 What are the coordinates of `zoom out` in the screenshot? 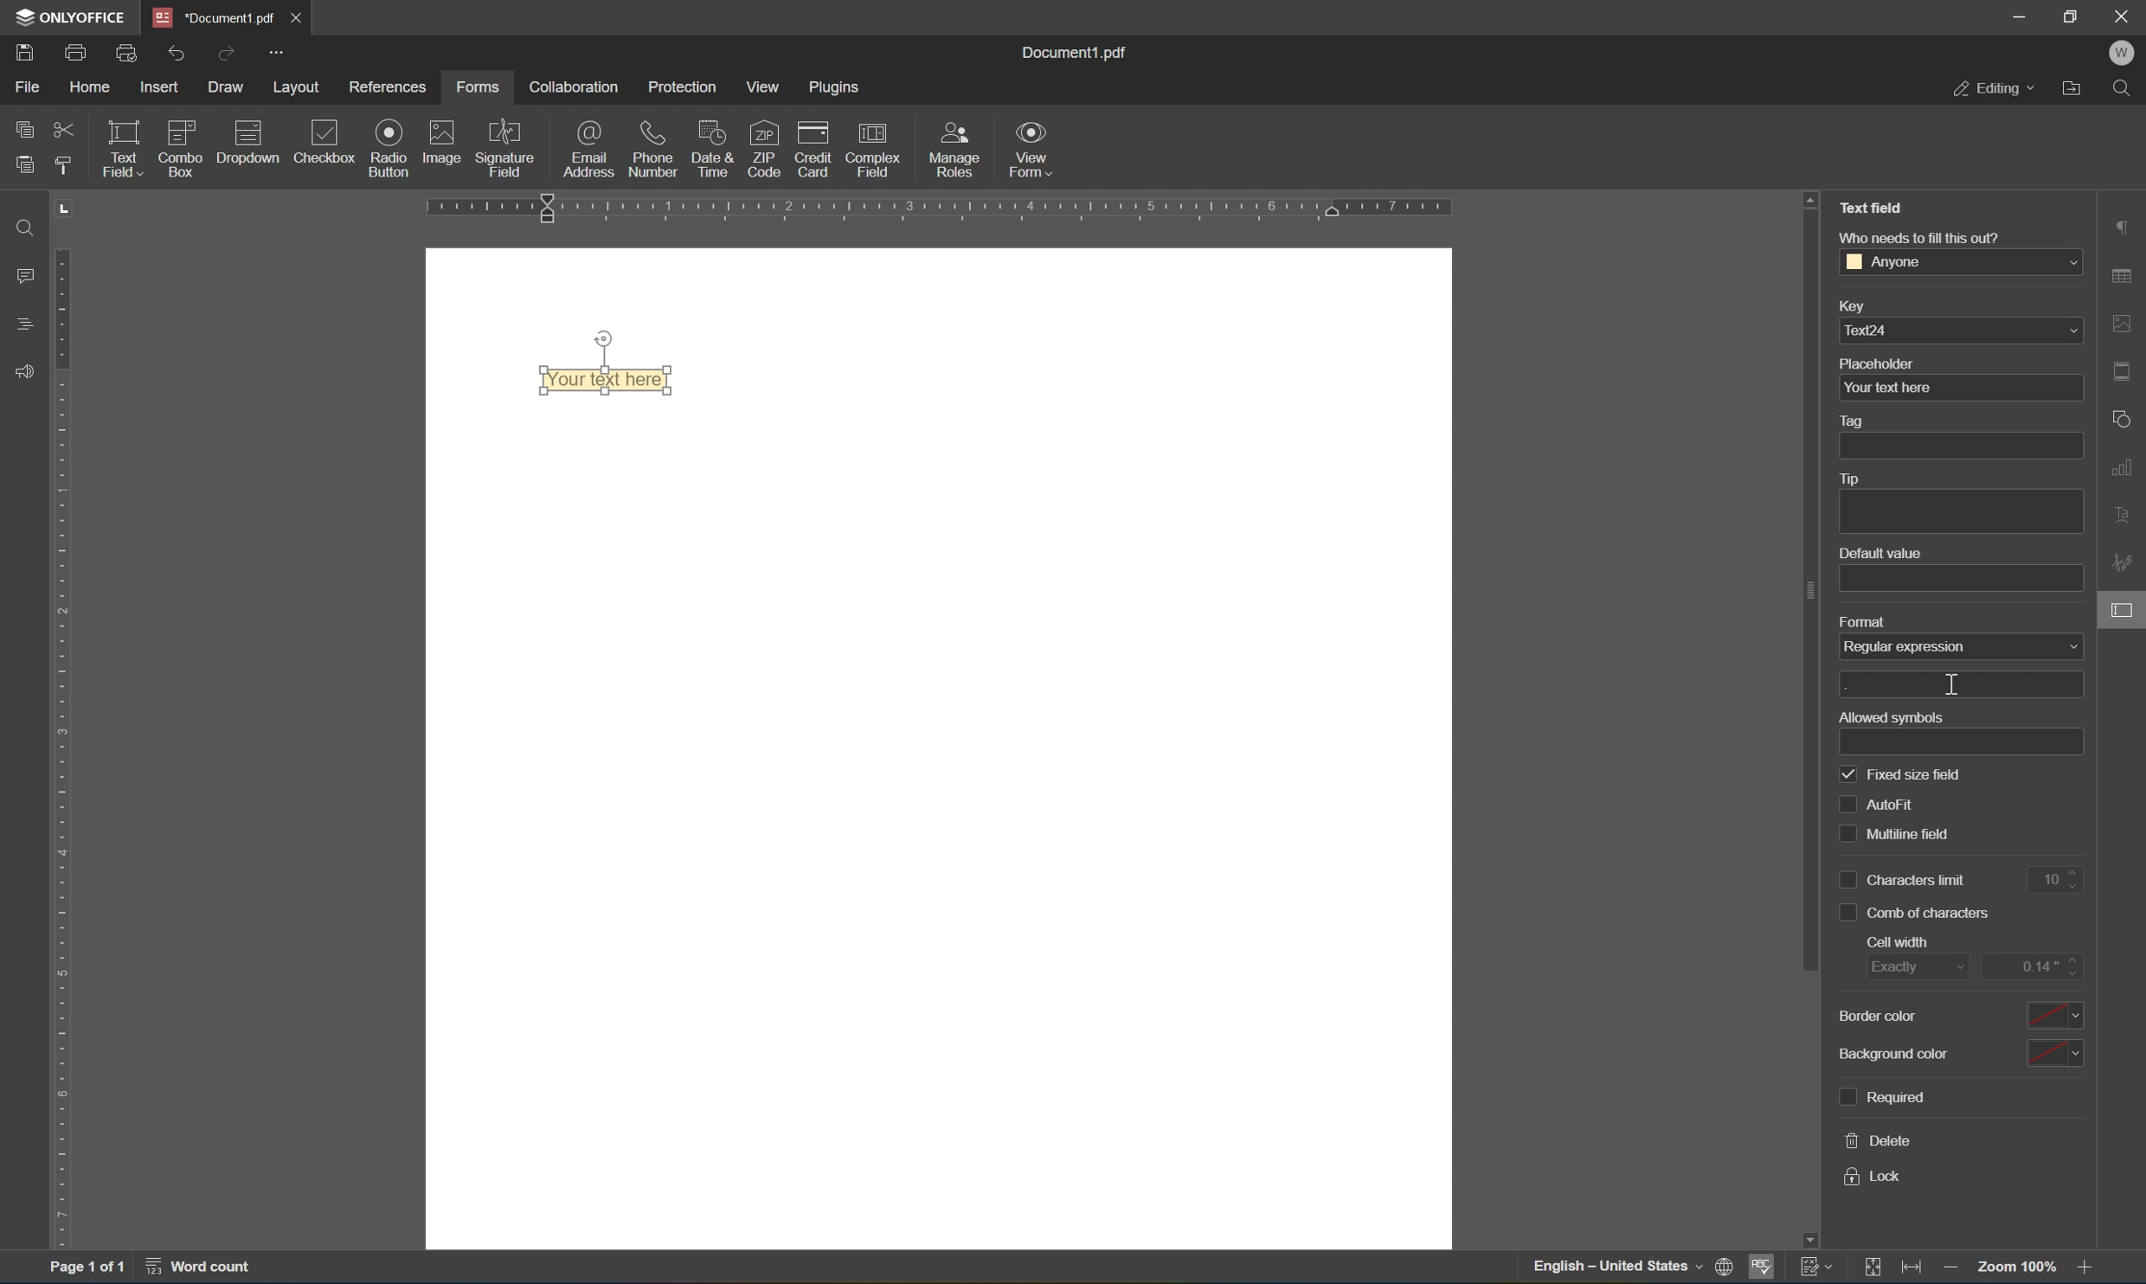 It's located at (2021, 1267).